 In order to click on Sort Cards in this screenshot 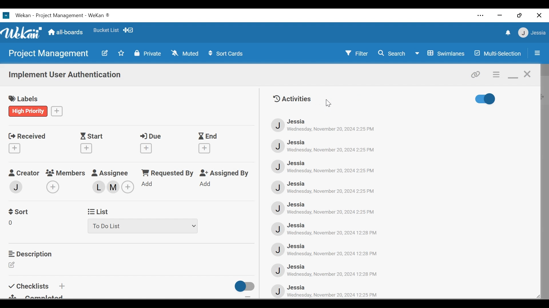, I will do `click(226, 53)`.